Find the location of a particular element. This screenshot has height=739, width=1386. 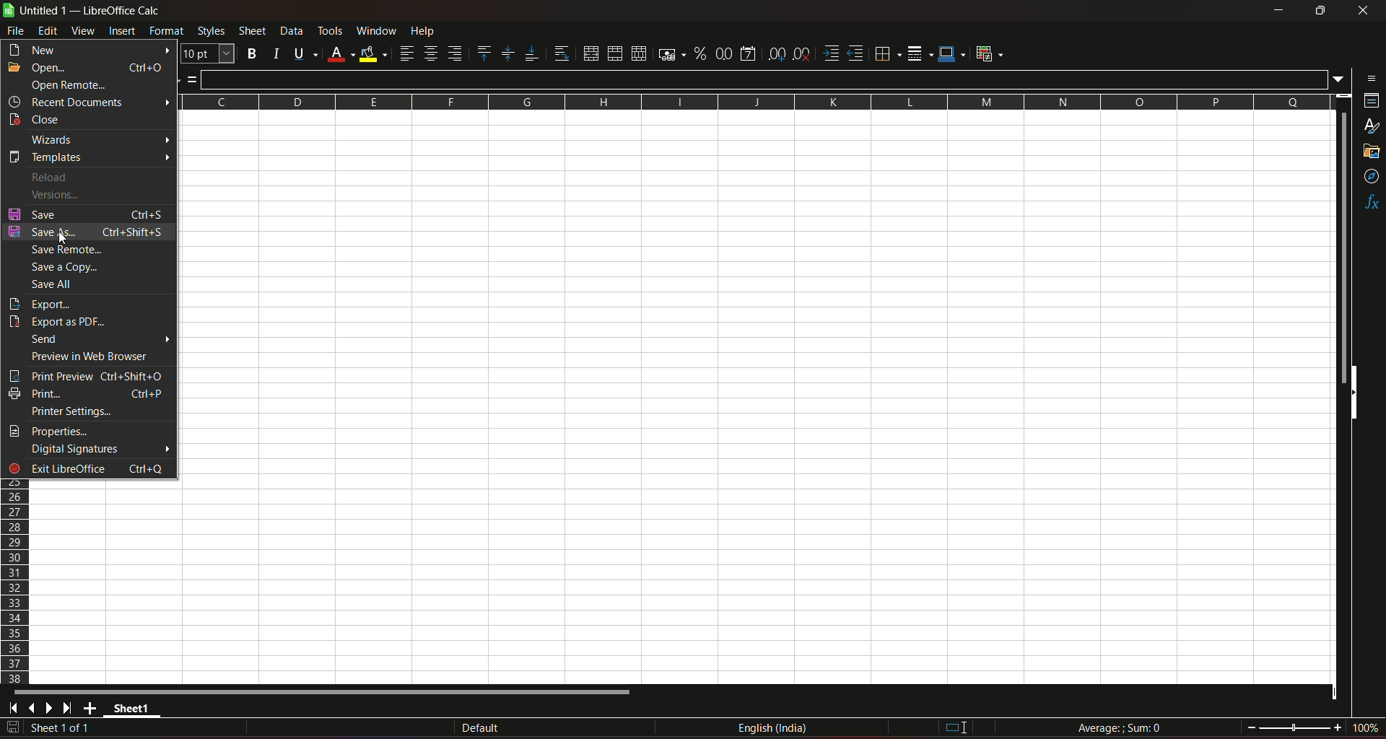

preview in web browser is located at coordinates (91, 357).